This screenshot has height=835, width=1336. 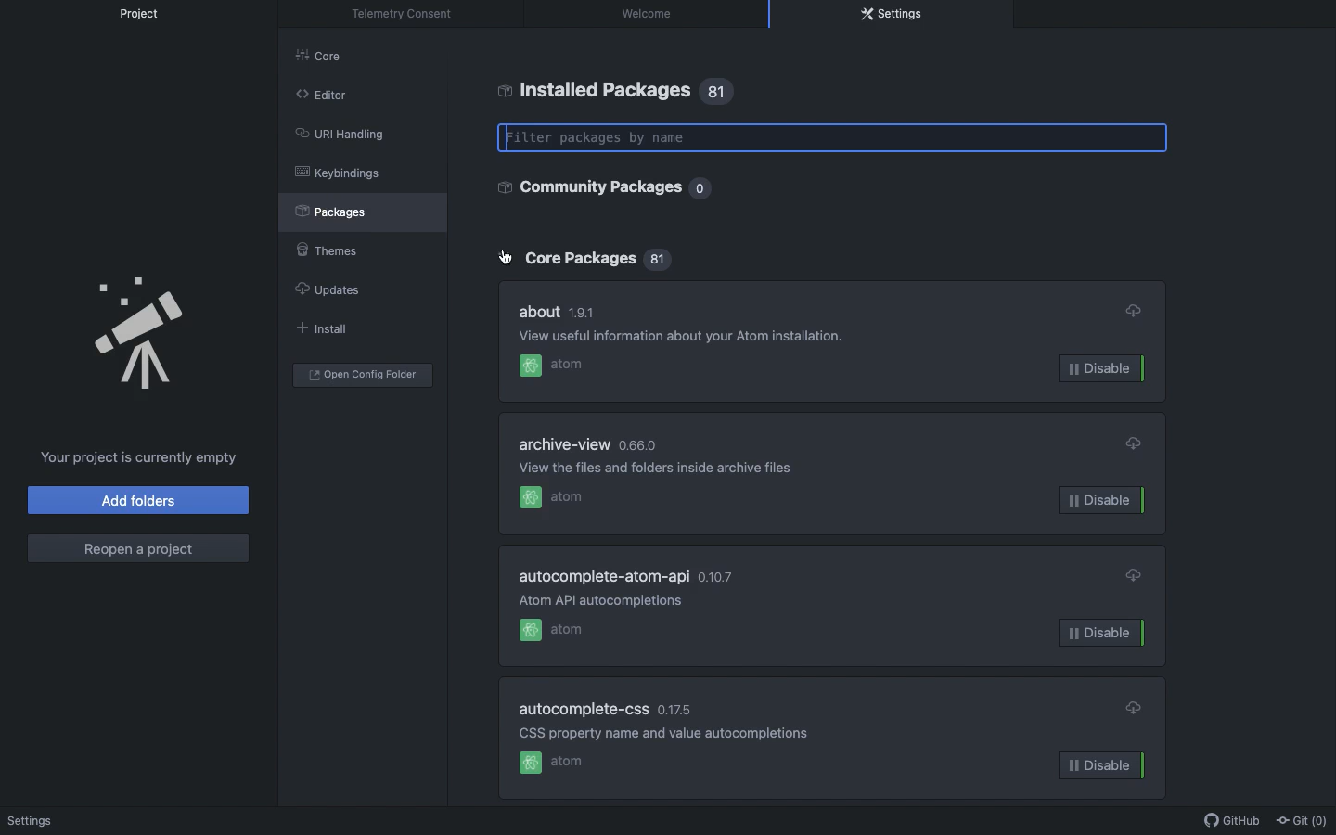 What do you see at coordinates (594, 90) in the screenshot?
I see `Installed packages` at bounding box center [594, 90].